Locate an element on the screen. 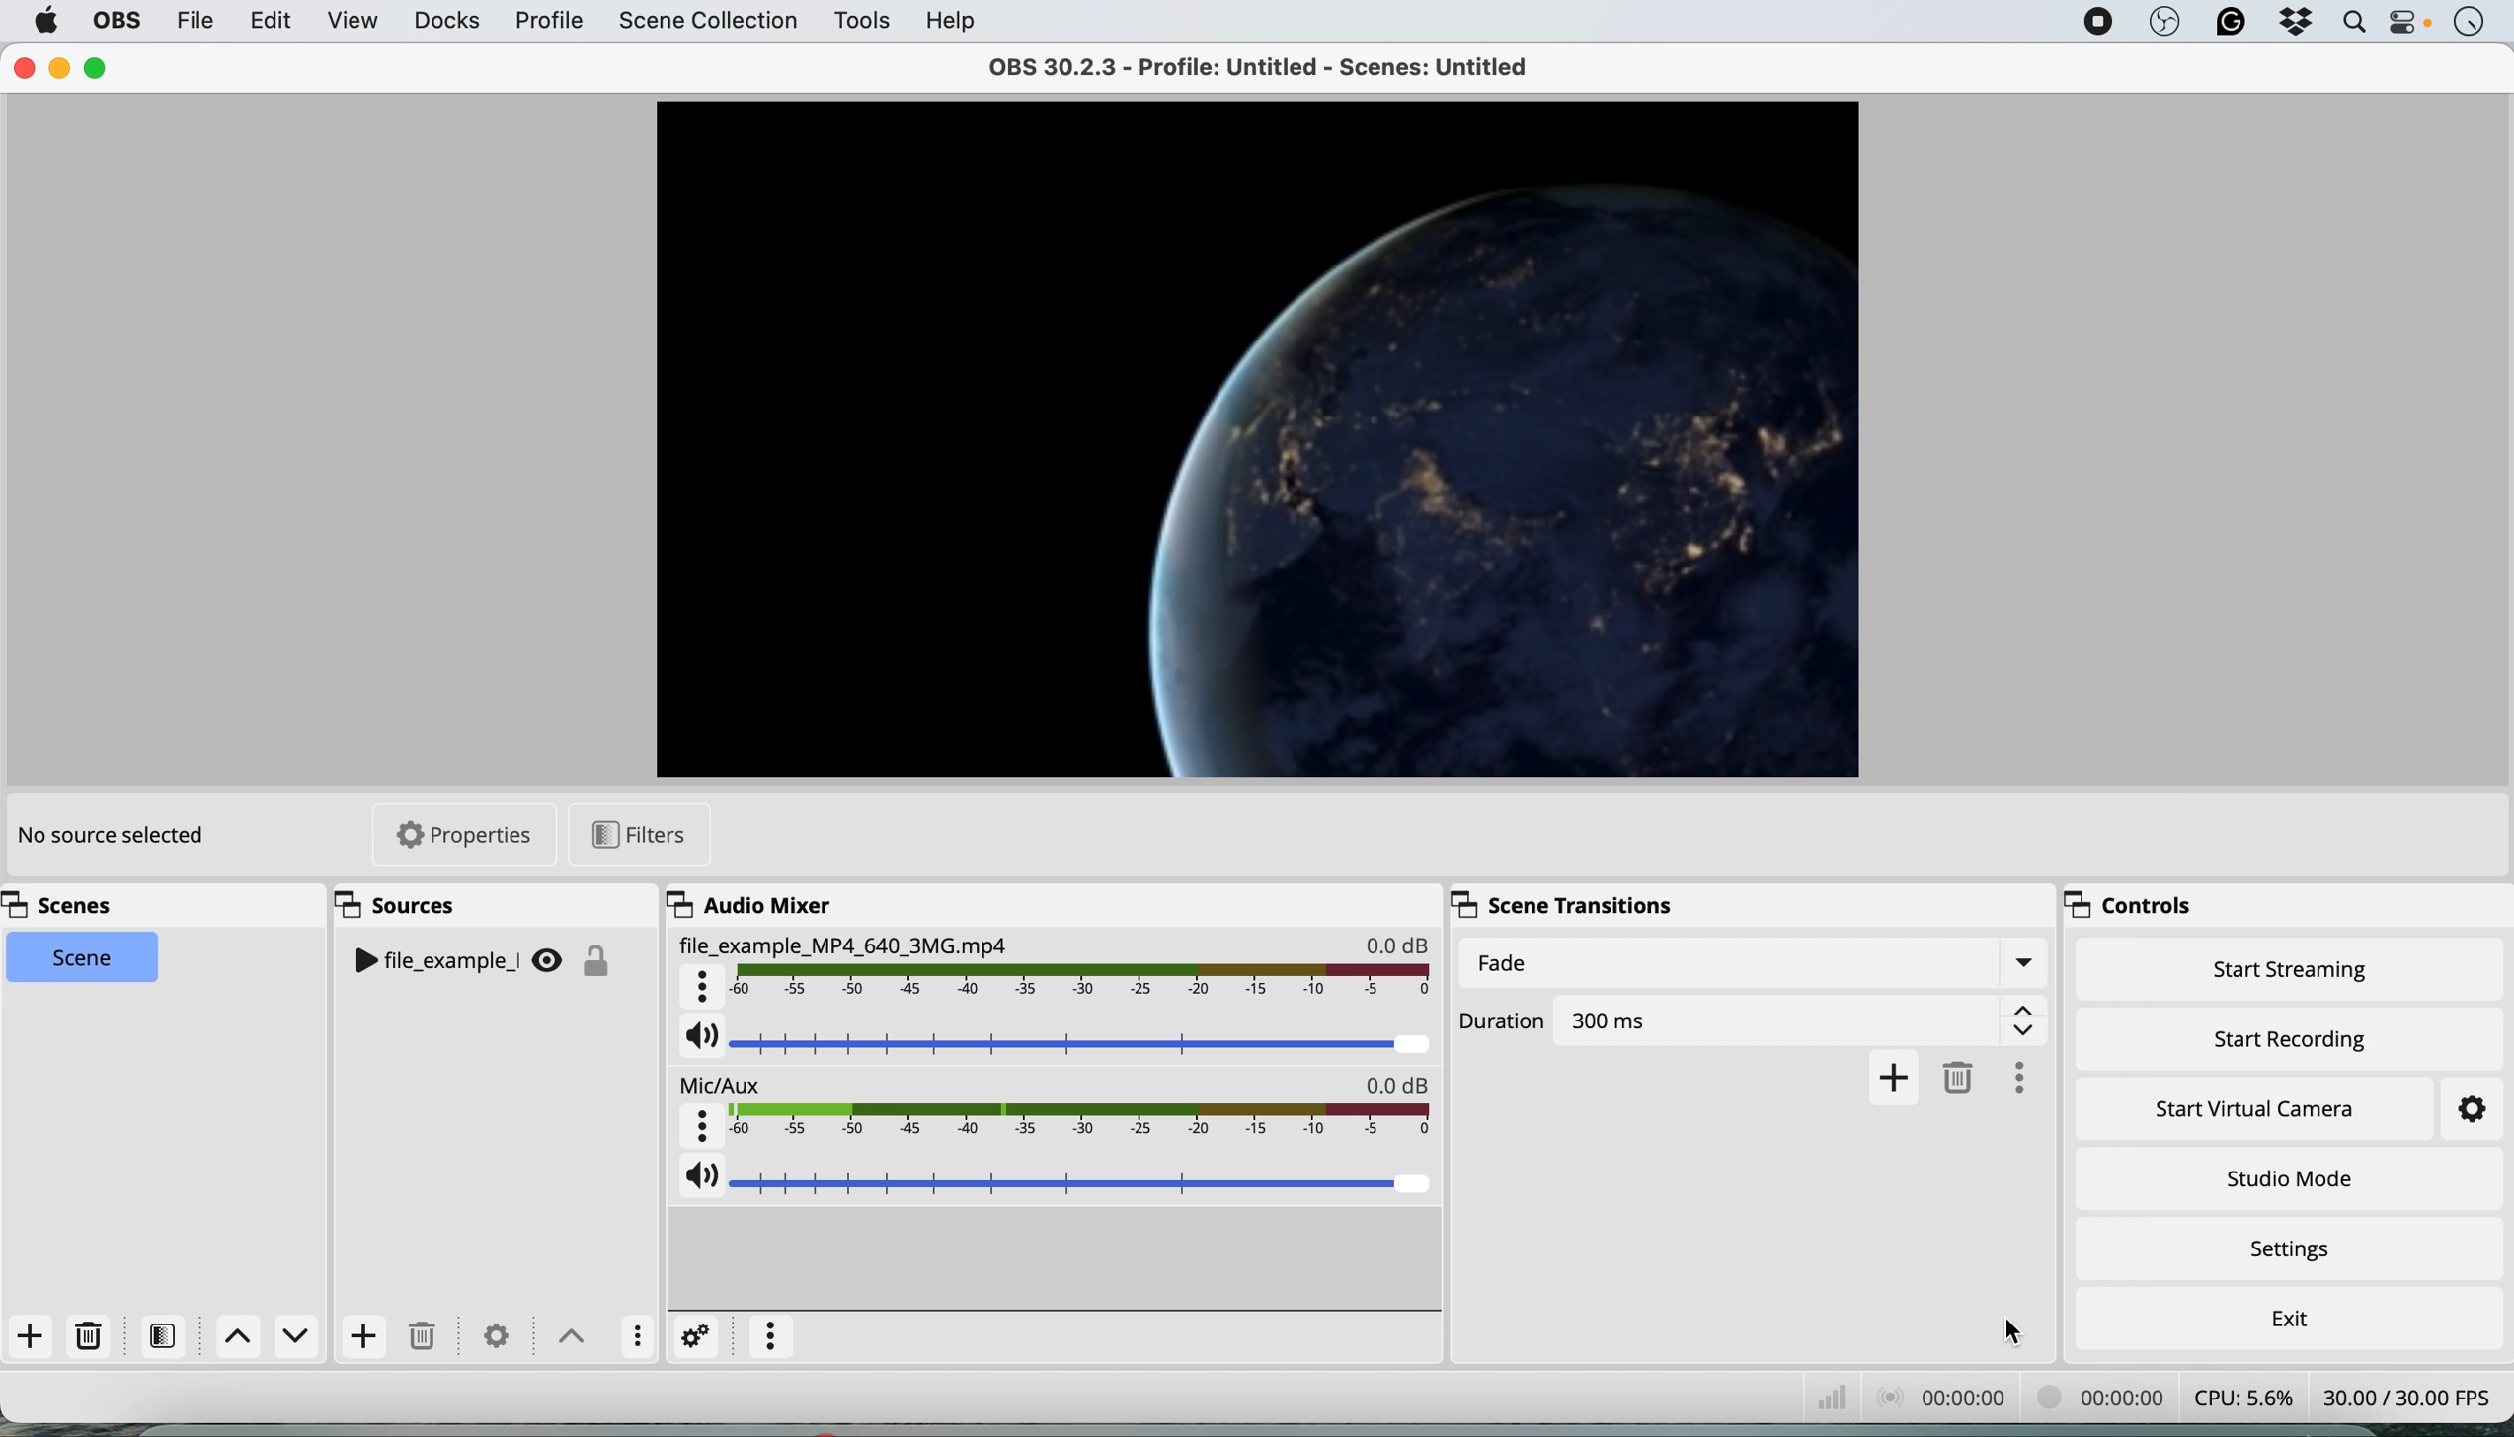 This screenshot has height=1437, width=2514. more options is located at coordinates (2030, 1074).